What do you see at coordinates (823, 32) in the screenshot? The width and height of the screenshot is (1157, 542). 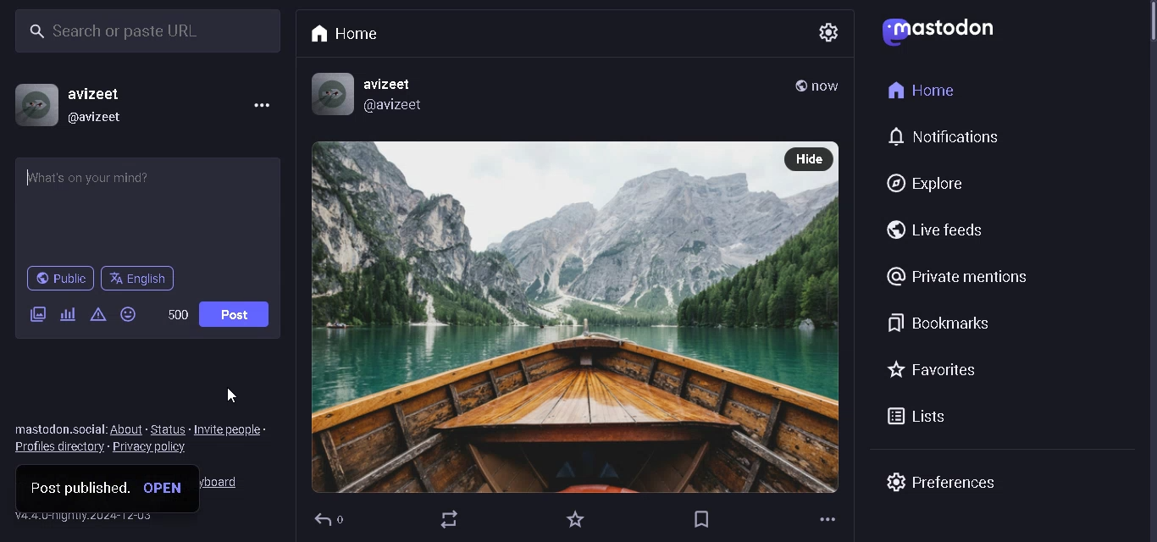 I see `settings` at bounding box center [823, 32].